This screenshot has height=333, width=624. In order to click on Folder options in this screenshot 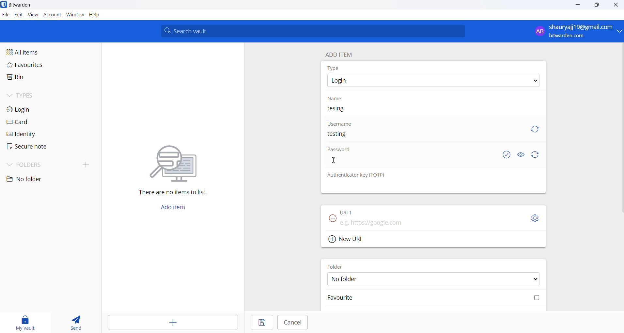, I will do `click(434, 278)`.